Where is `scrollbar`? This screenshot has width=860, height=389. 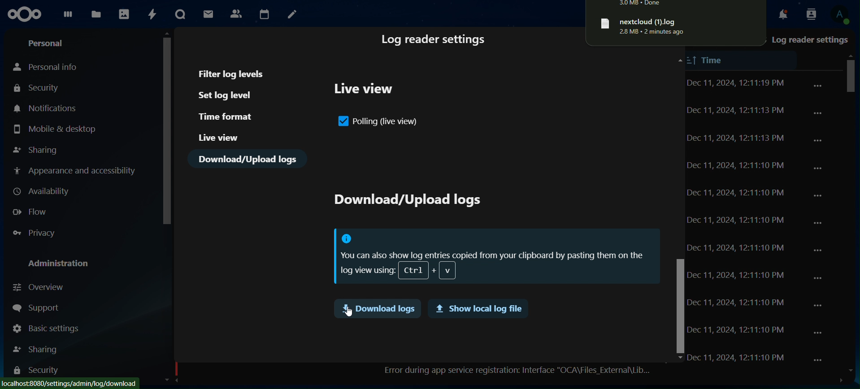
scrollbar is located at coordinates (167, 127).